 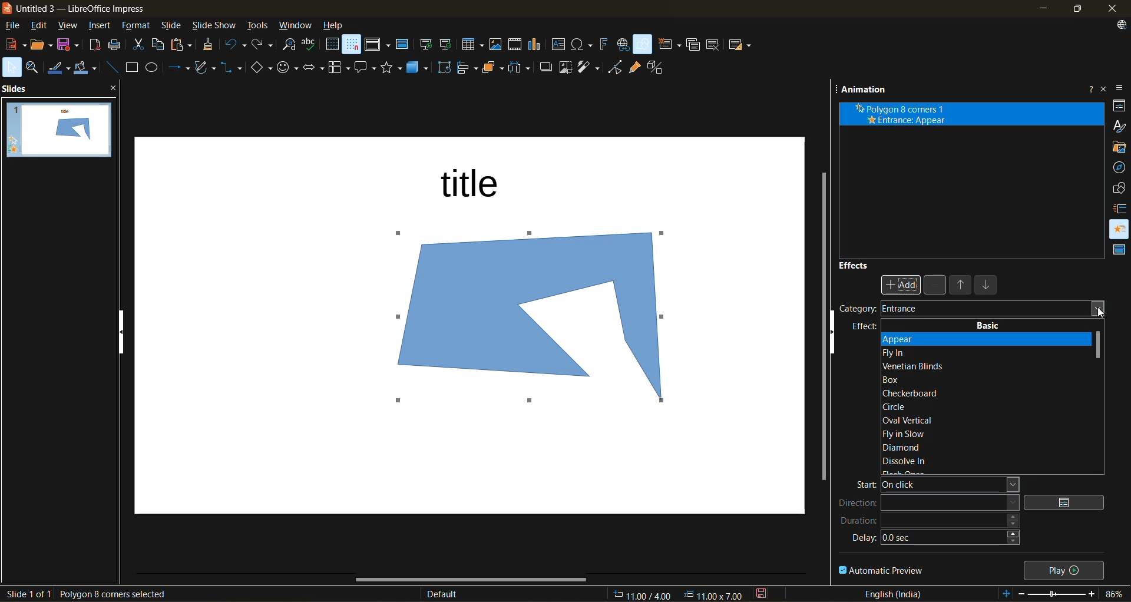 What do you see at coordinates (864, 91) in the screenshot?
I see `animation` at bounding box center [864, 91].